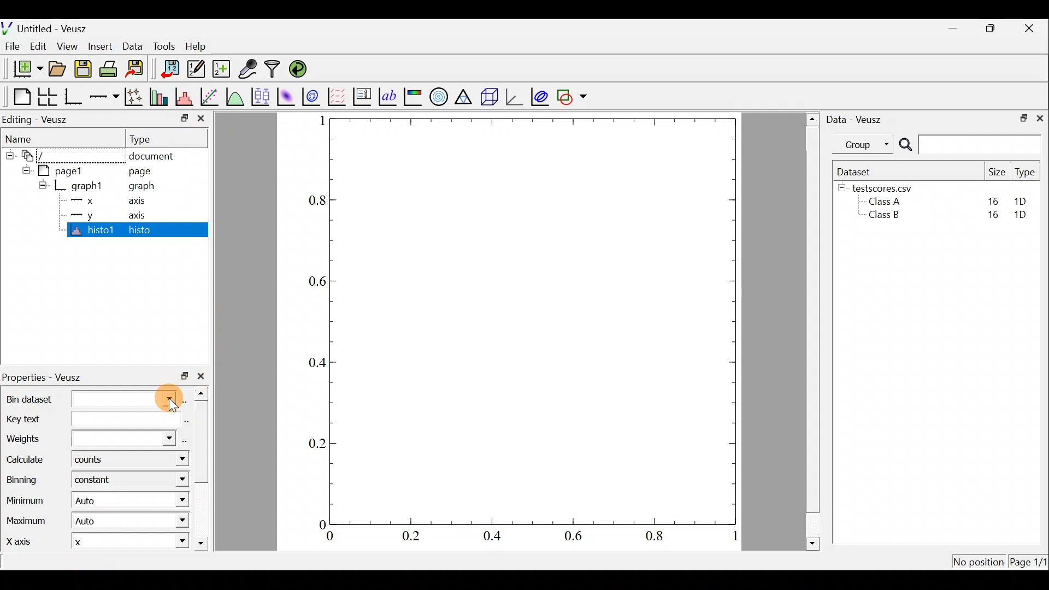 The height and width of the screenshot is (590, 1049). Describe the element at coordinates (314, 441) in the screenshot. I see `0.2` at that location.